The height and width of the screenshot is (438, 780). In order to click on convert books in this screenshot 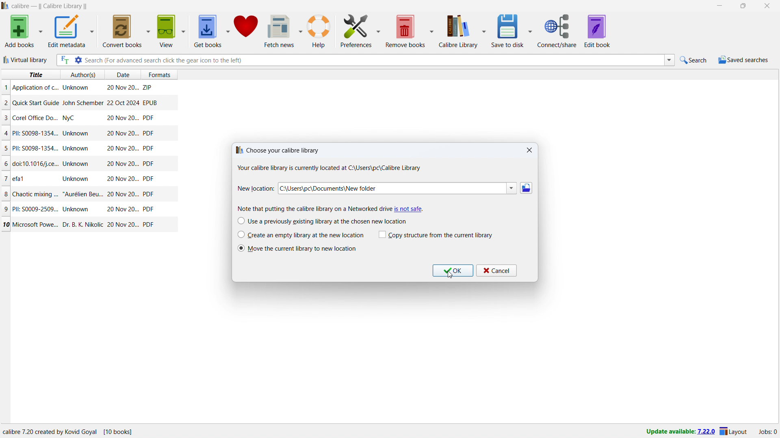, I will do `click(123, 30)`.